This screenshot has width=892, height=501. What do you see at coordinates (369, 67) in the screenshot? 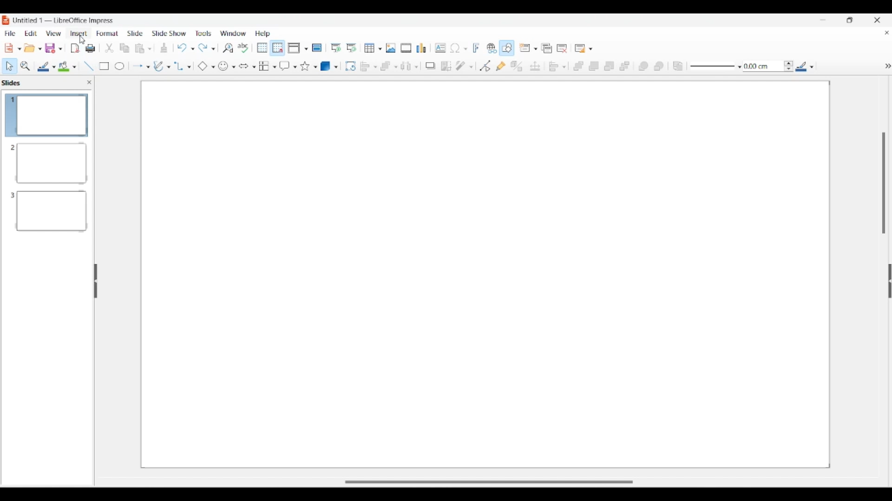
I see `Align object options` at bounding box center [369, 67].